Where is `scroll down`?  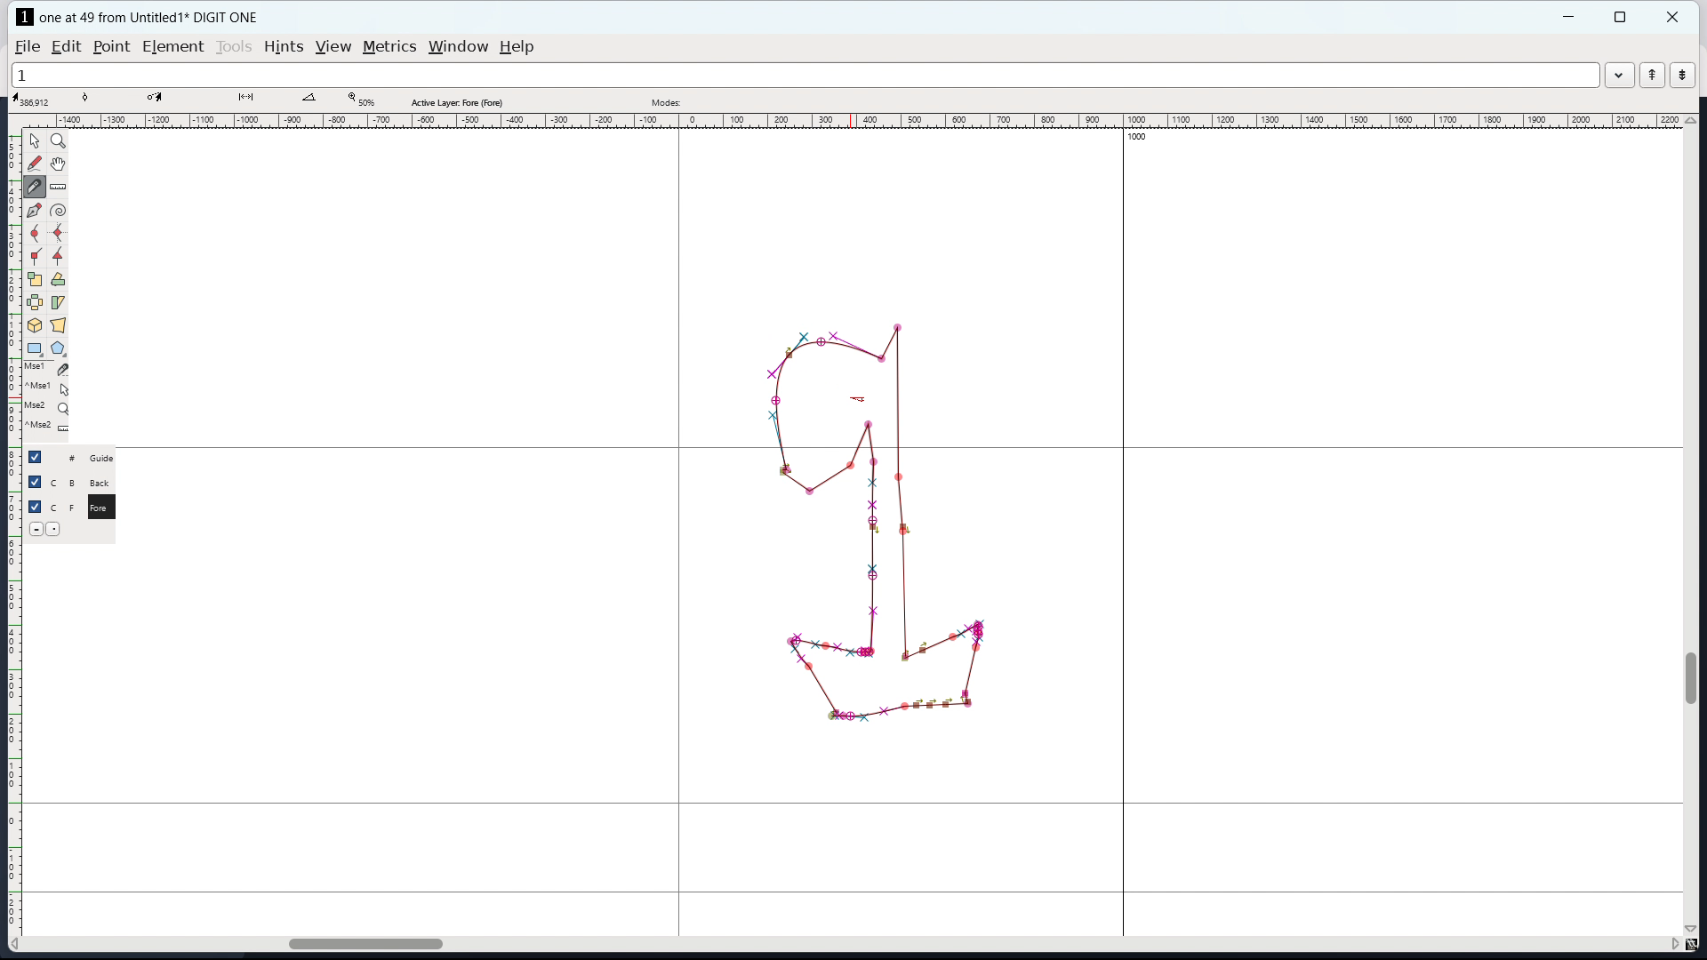 scroll down is located at coordinates (1692, 928).